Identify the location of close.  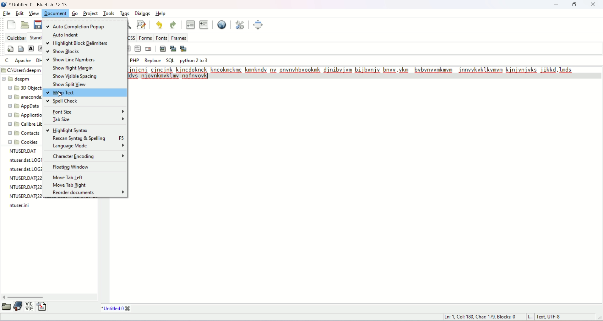
(594, 4).